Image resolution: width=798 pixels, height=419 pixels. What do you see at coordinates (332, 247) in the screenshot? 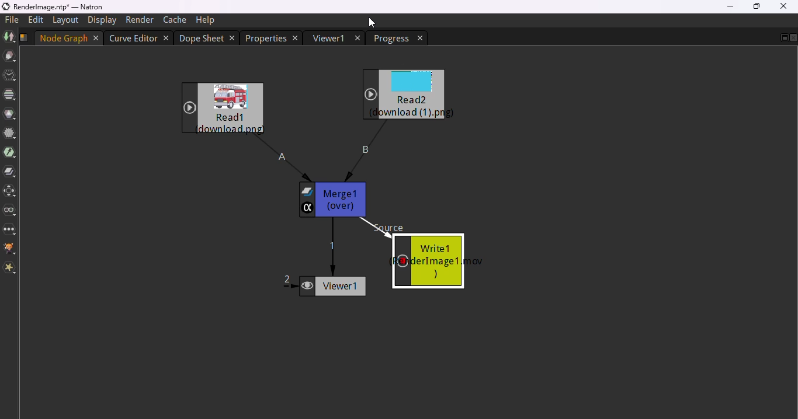
I see `connector 1` at bounding box center [332, 247].